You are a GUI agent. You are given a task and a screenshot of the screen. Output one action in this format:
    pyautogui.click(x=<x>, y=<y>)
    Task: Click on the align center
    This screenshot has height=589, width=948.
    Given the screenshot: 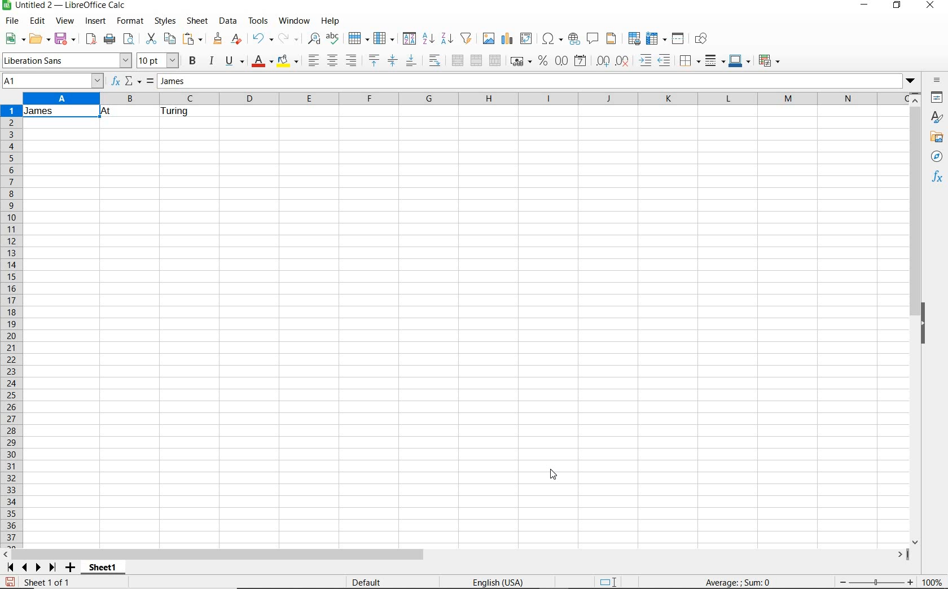 What is the action you would take?
    pyautogui.click(x=332, y=60)
    